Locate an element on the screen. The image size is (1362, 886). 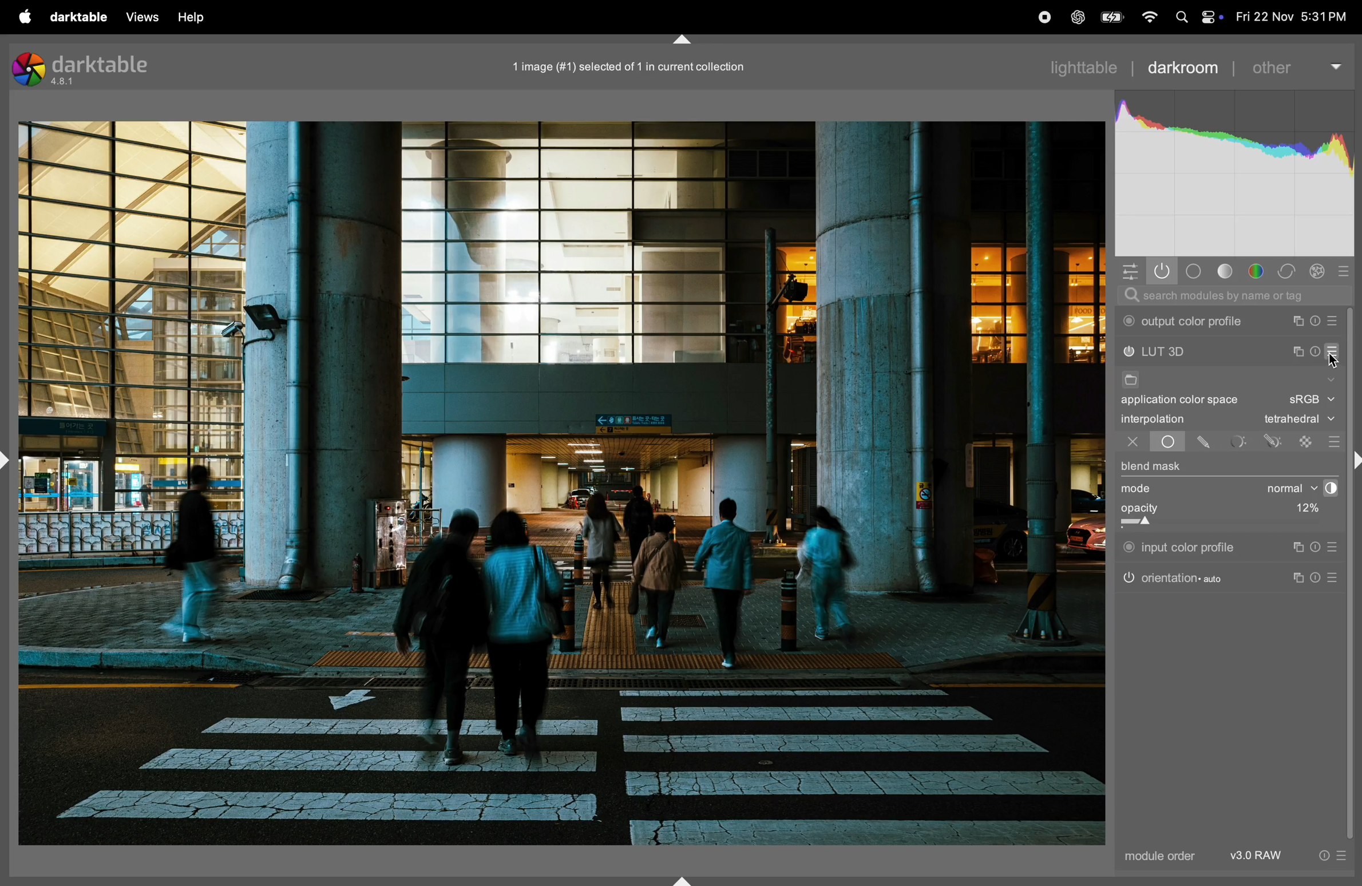
apple widgets is located at coordinates (1210, 17).